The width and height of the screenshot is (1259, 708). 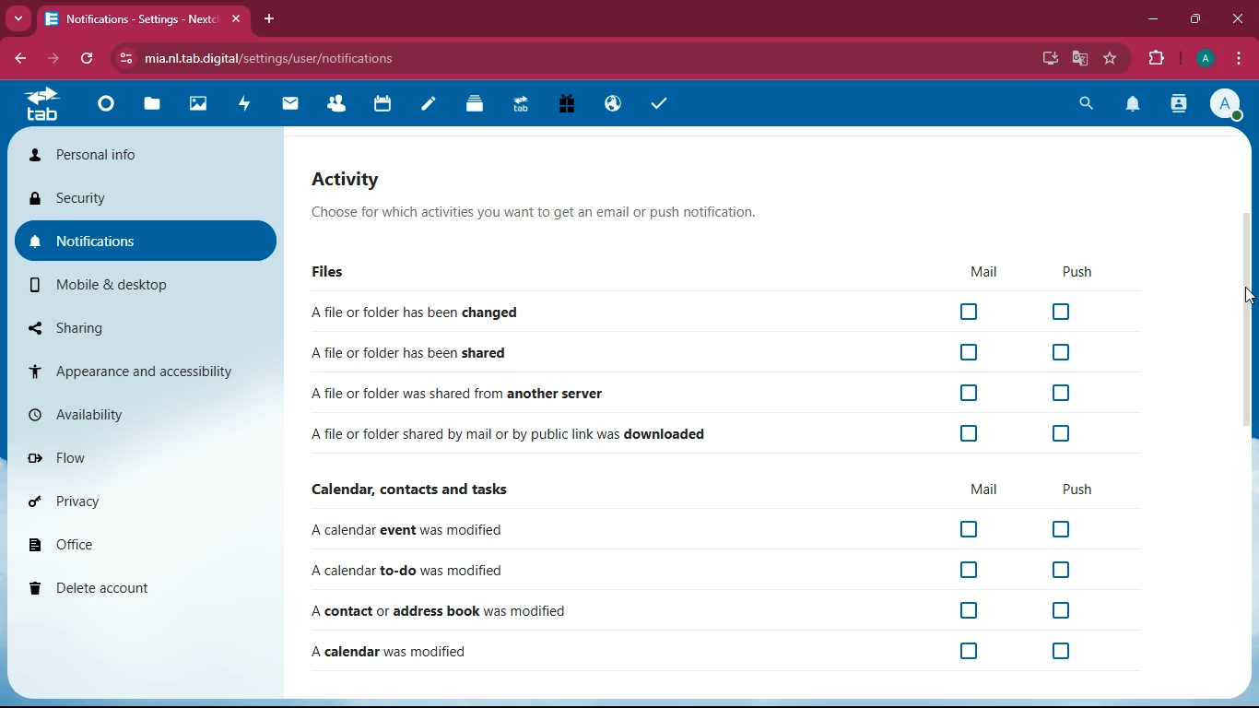 What do you see at coordinates (1085, 105) in the screenshot?
I see `search` at bounding box center [1085, 105].